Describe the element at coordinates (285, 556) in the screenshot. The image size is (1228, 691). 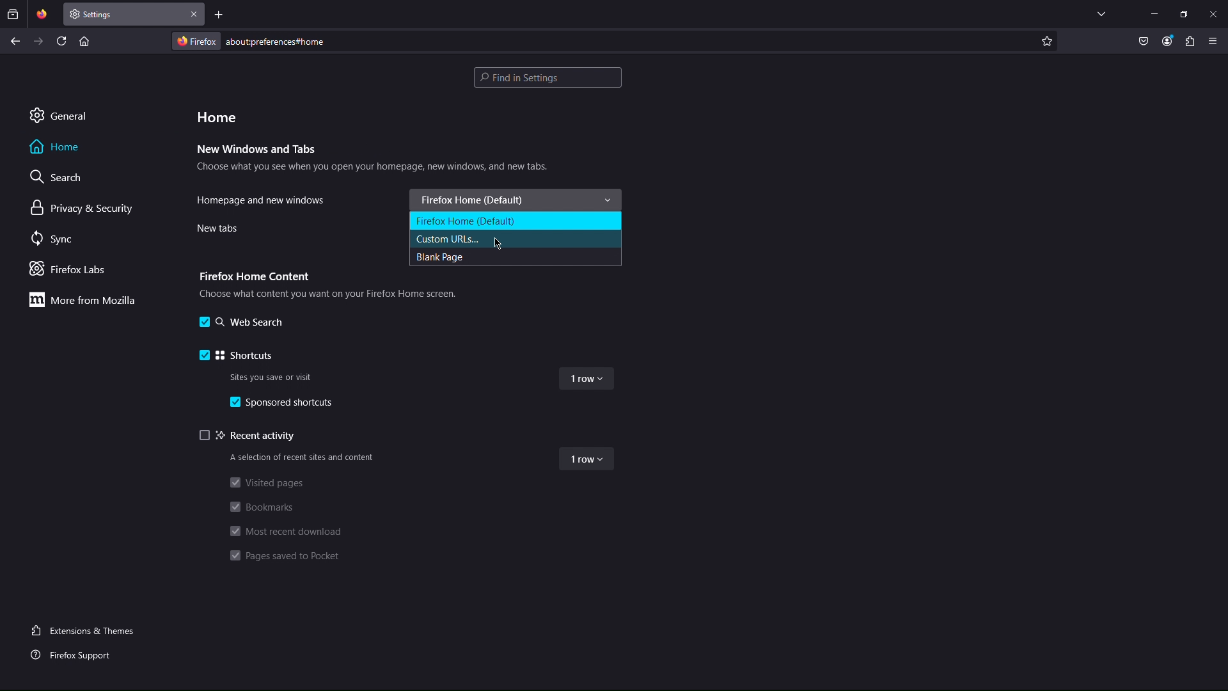
I see `Pages saved to Pocket` at that location.